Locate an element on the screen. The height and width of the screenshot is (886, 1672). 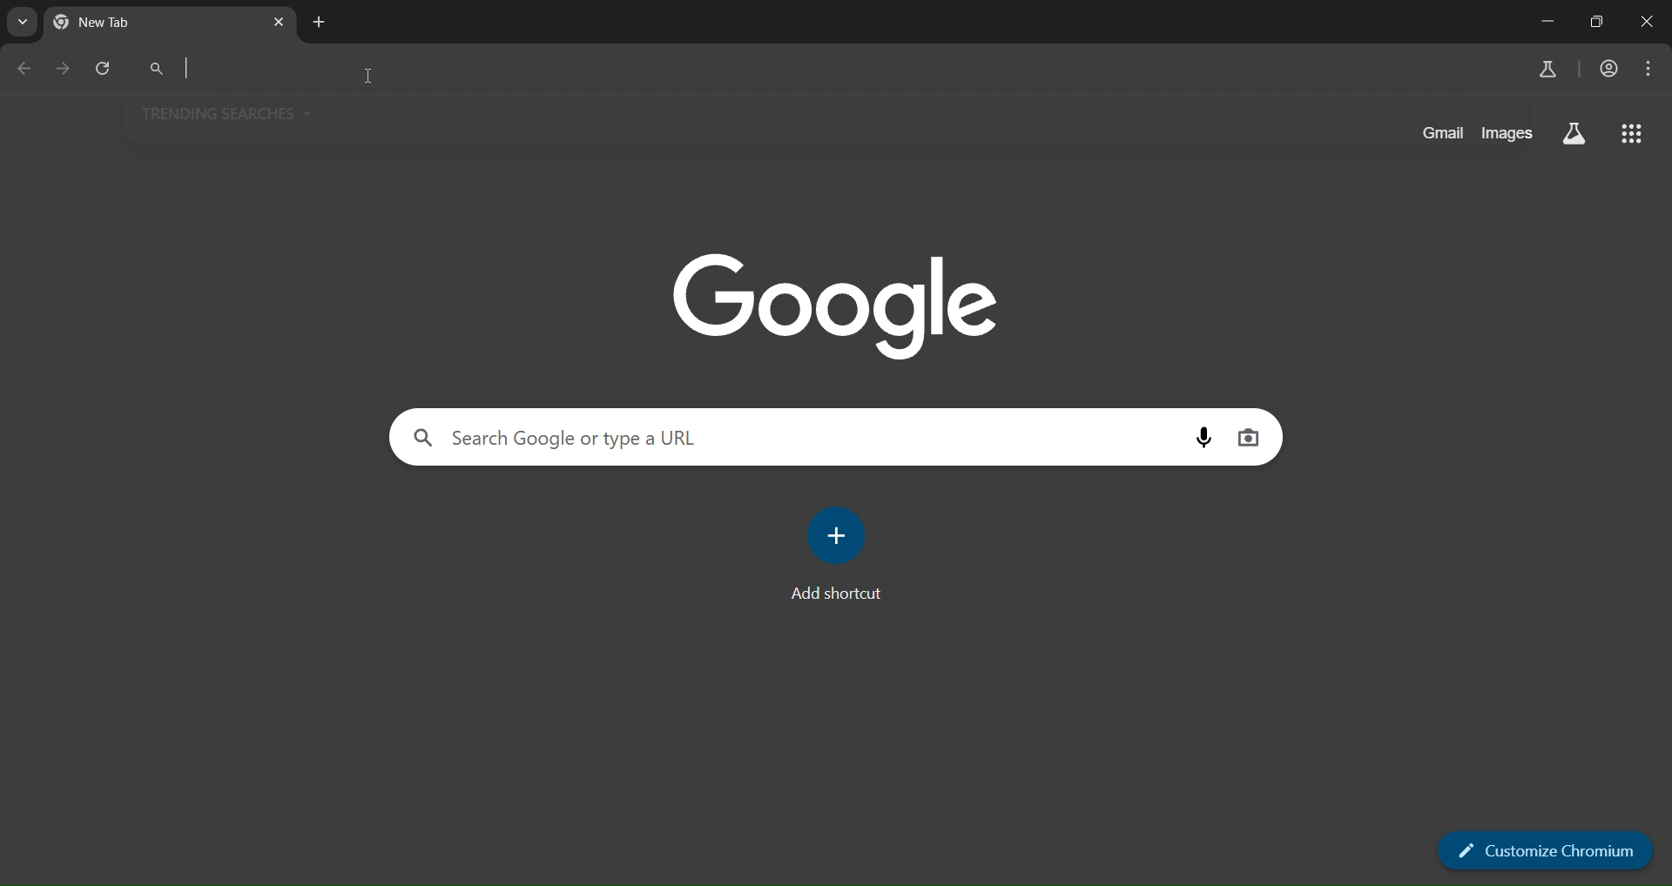
Search Google or type a URL is located at coordinates (559, 438).